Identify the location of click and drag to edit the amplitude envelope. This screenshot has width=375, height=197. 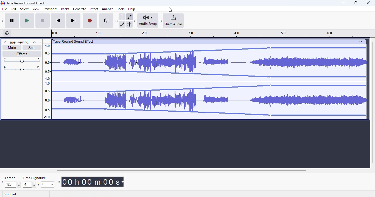
(84, 194).